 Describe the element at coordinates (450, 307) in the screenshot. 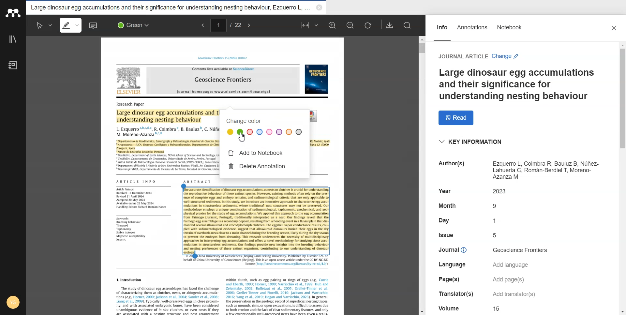

I see `Filetext` at that location.